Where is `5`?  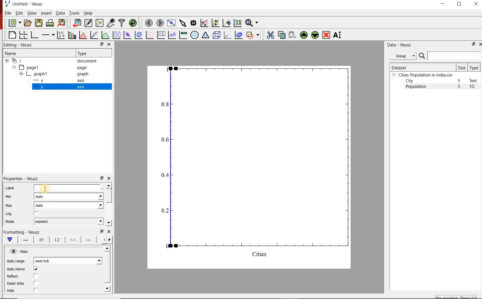 5 is located at coordinates (459, 81).